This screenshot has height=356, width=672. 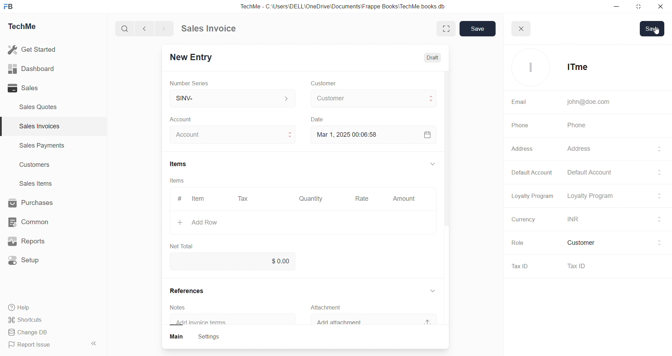 I want to click on Default Account, so click(x=528, y=172).